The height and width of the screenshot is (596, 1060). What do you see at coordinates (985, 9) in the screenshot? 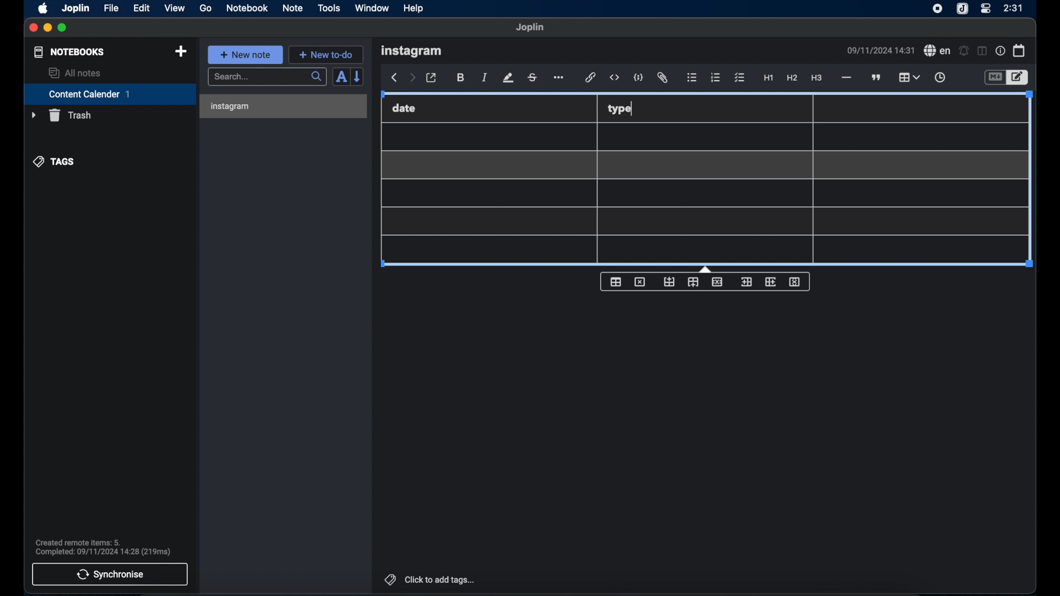
I see `control center` at bounding box center [985, 9].